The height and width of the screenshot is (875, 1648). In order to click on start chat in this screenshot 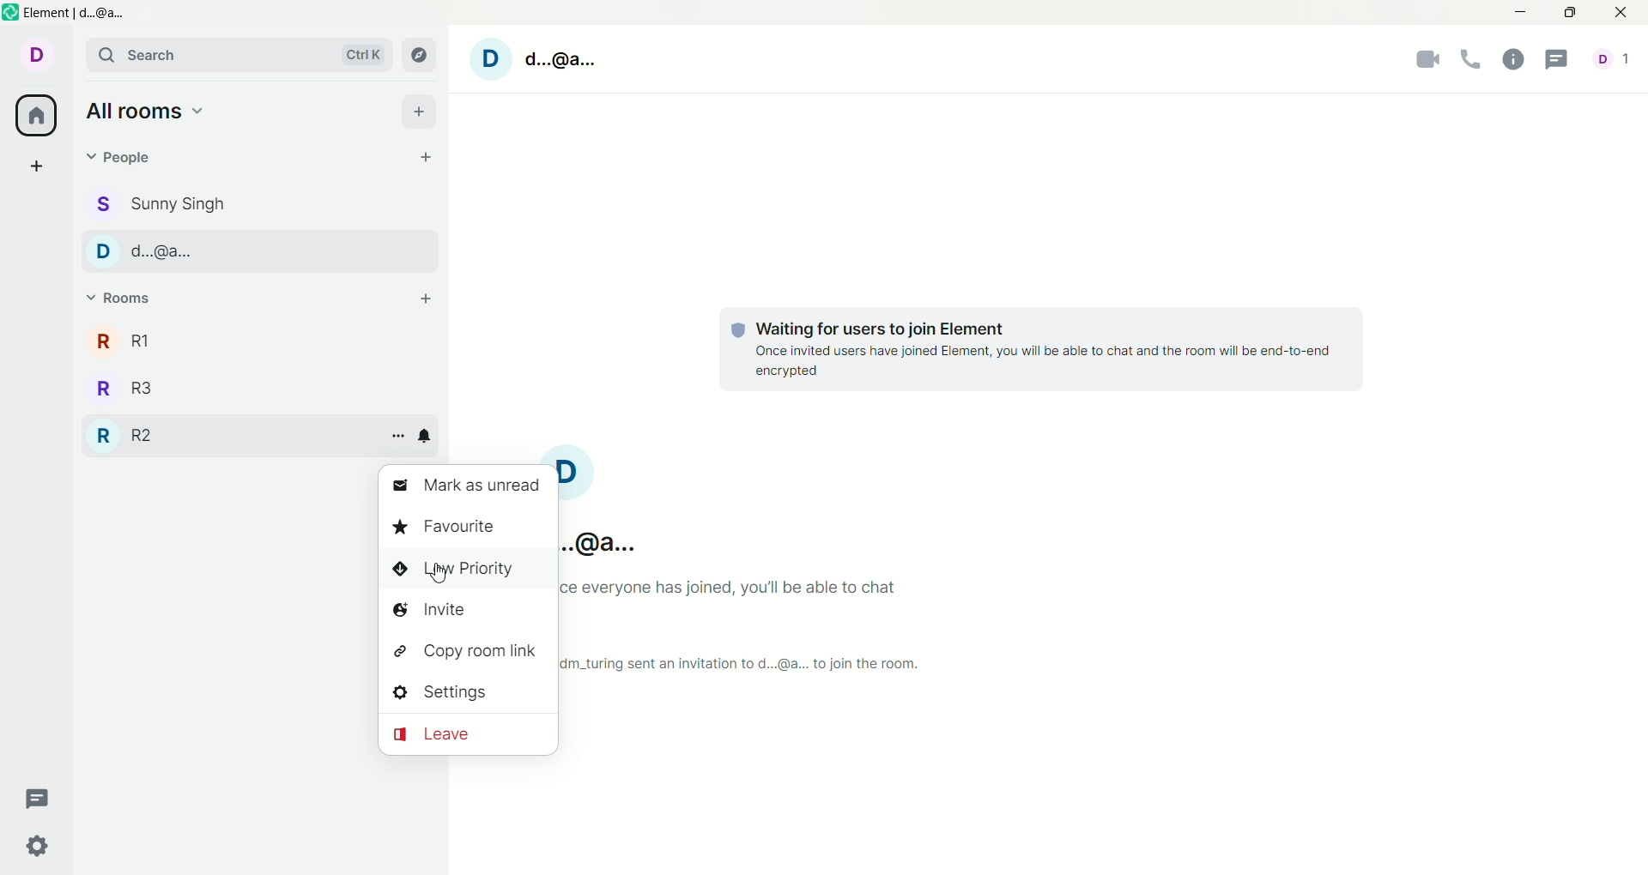, I will do `click(428, 160)`.